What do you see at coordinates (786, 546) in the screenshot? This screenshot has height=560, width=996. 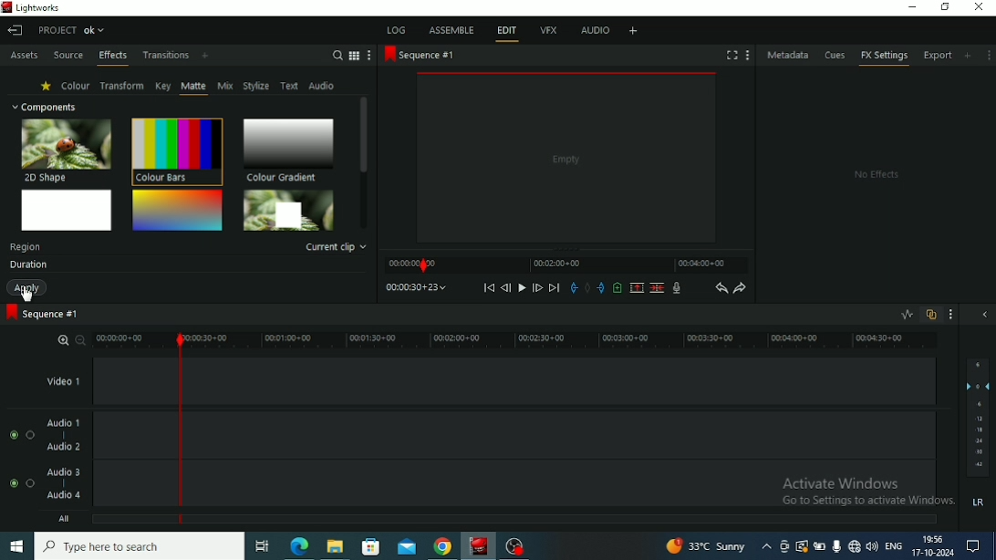 I see `video recorder` at bounding box center [786, 546].